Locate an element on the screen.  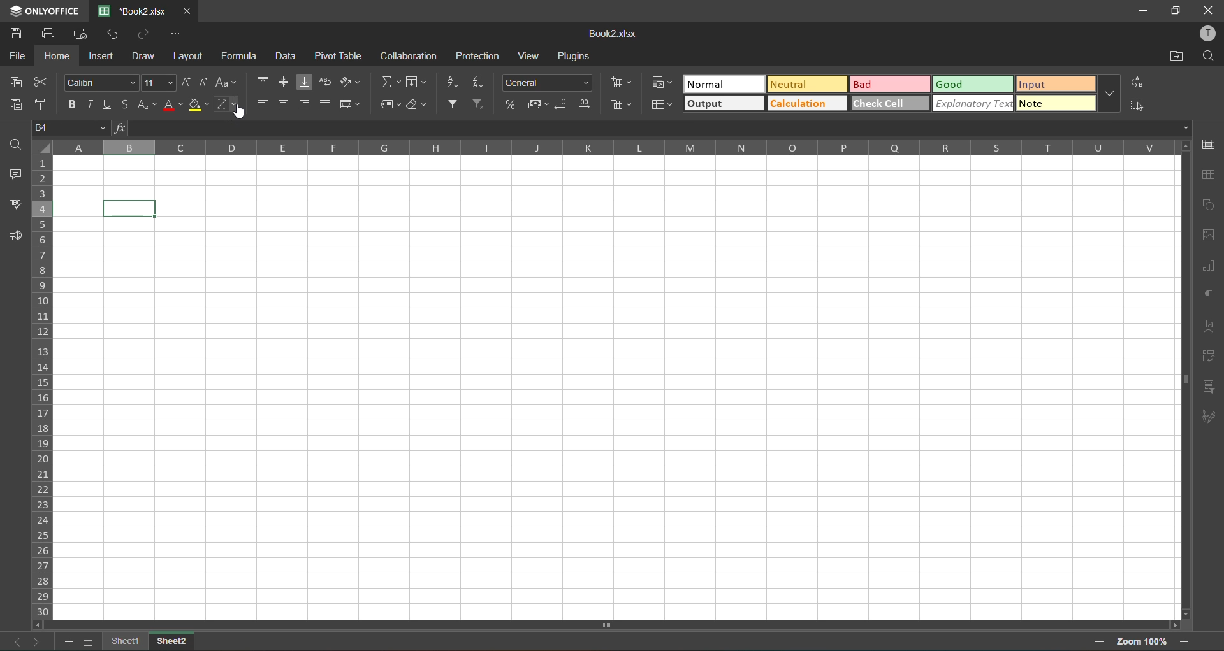
fillcolor is located at coordinates (198, 106).